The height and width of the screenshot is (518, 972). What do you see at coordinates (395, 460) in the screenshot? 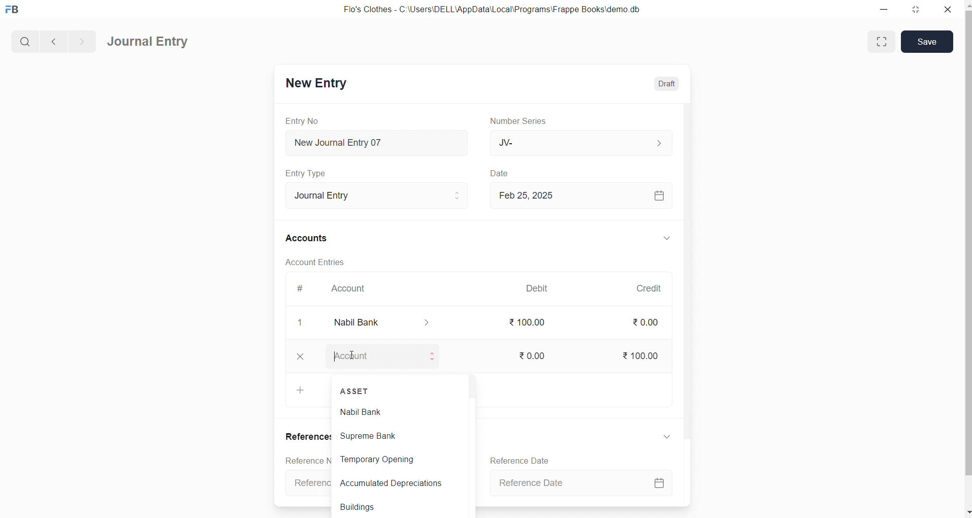
I see `Temporary Opening` at bounding box center [395, 460].